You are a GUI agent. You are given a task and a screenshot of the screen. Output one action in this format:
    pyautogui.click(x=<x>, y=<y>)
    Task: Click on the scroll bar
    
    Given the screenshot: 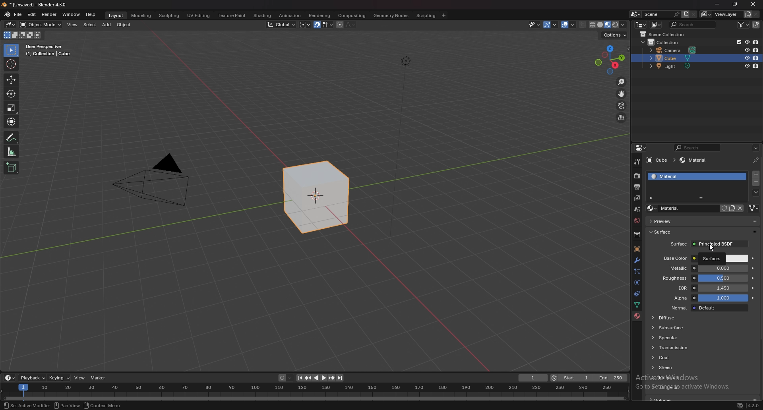 What is the action you would take?
    pyautogui.click(x=760, y=269)
    